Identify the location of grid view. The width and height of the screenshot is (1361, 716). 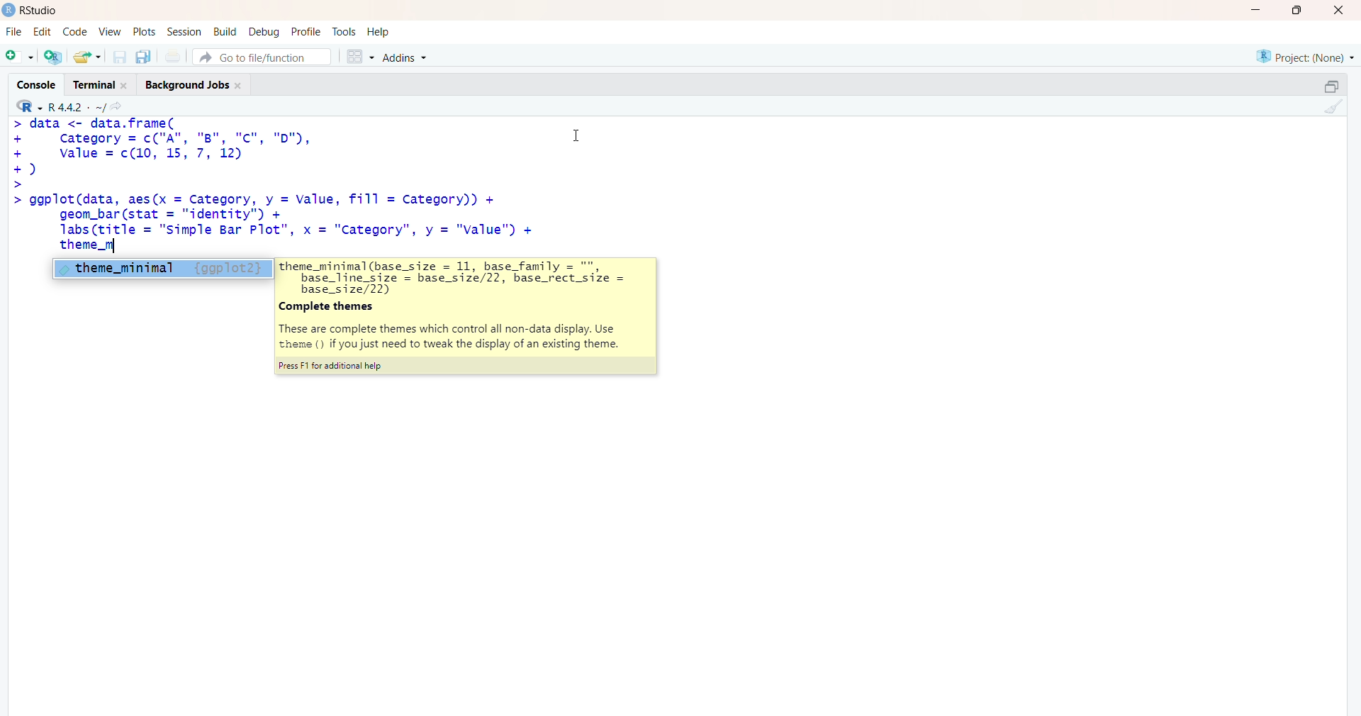
(359, 56).